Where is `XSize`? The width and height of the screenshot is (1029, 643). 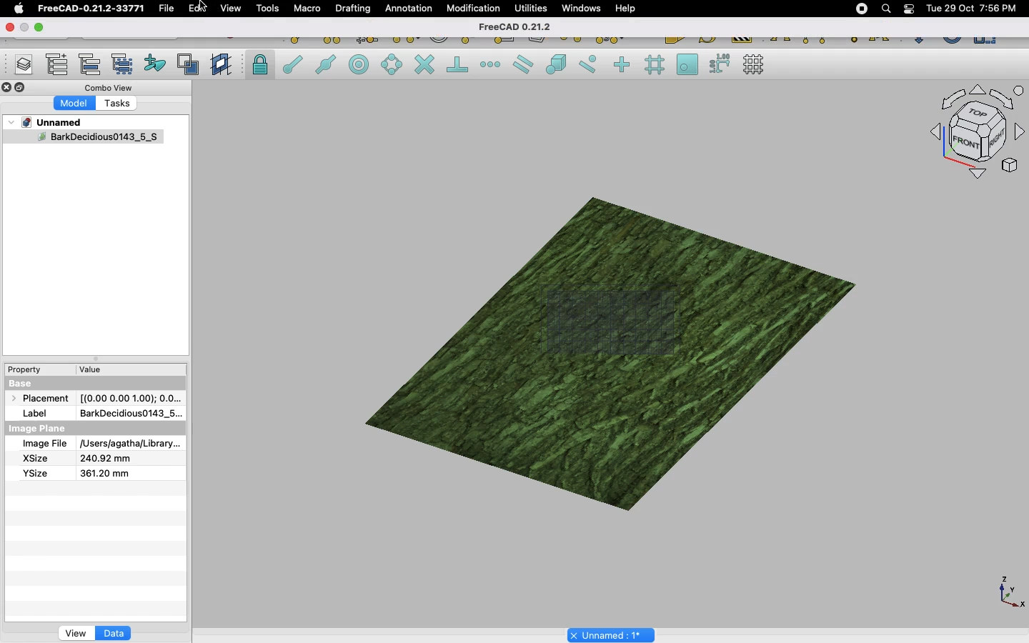 XSize is located at coordinates (36, 459).